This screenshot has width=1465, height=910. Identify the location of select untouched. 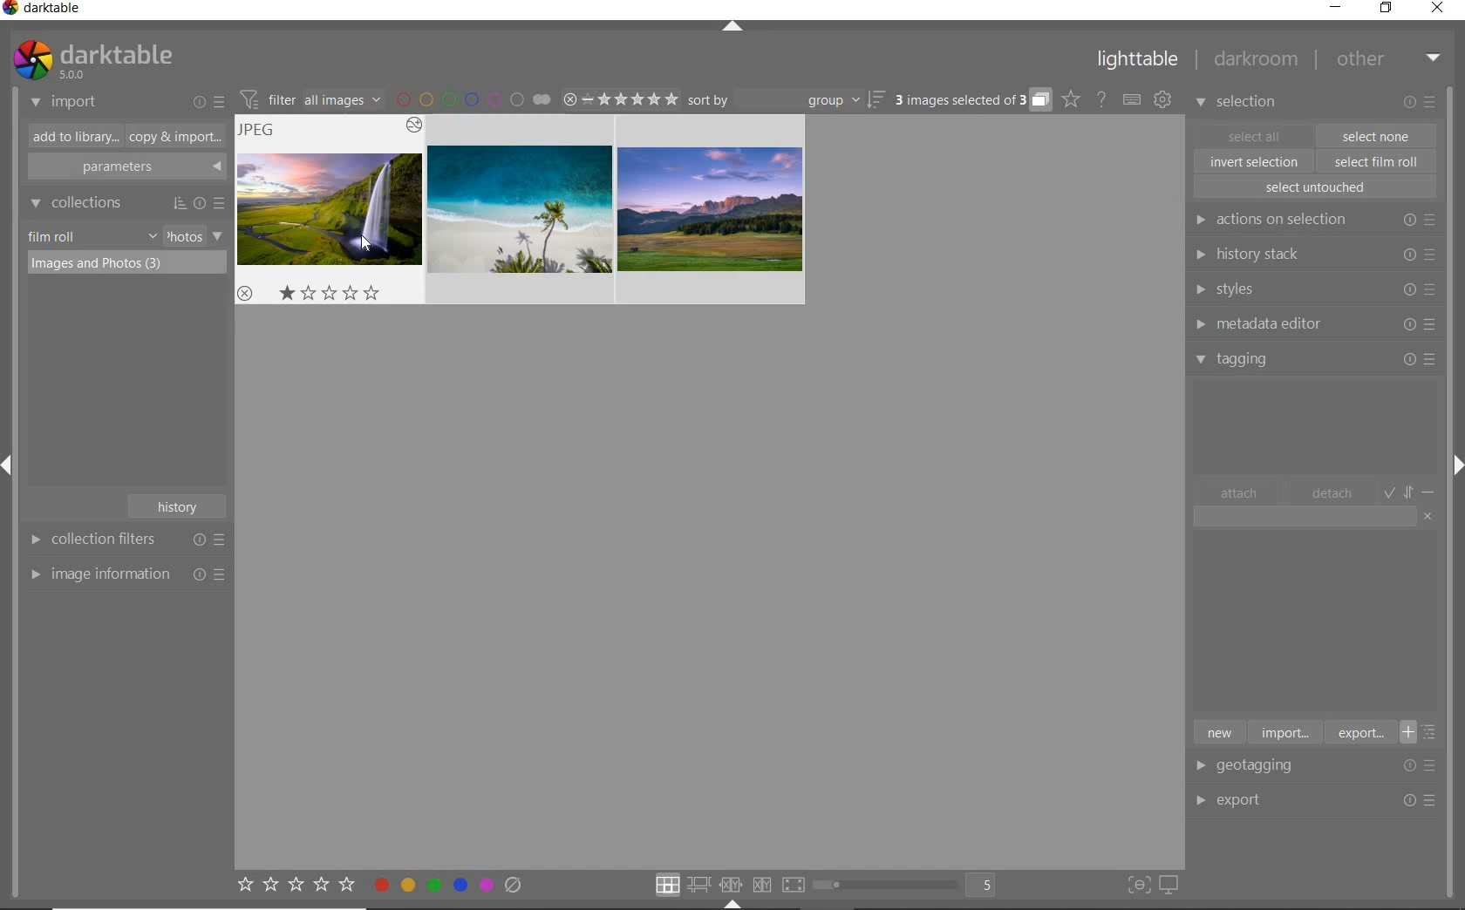
(1314, 187).